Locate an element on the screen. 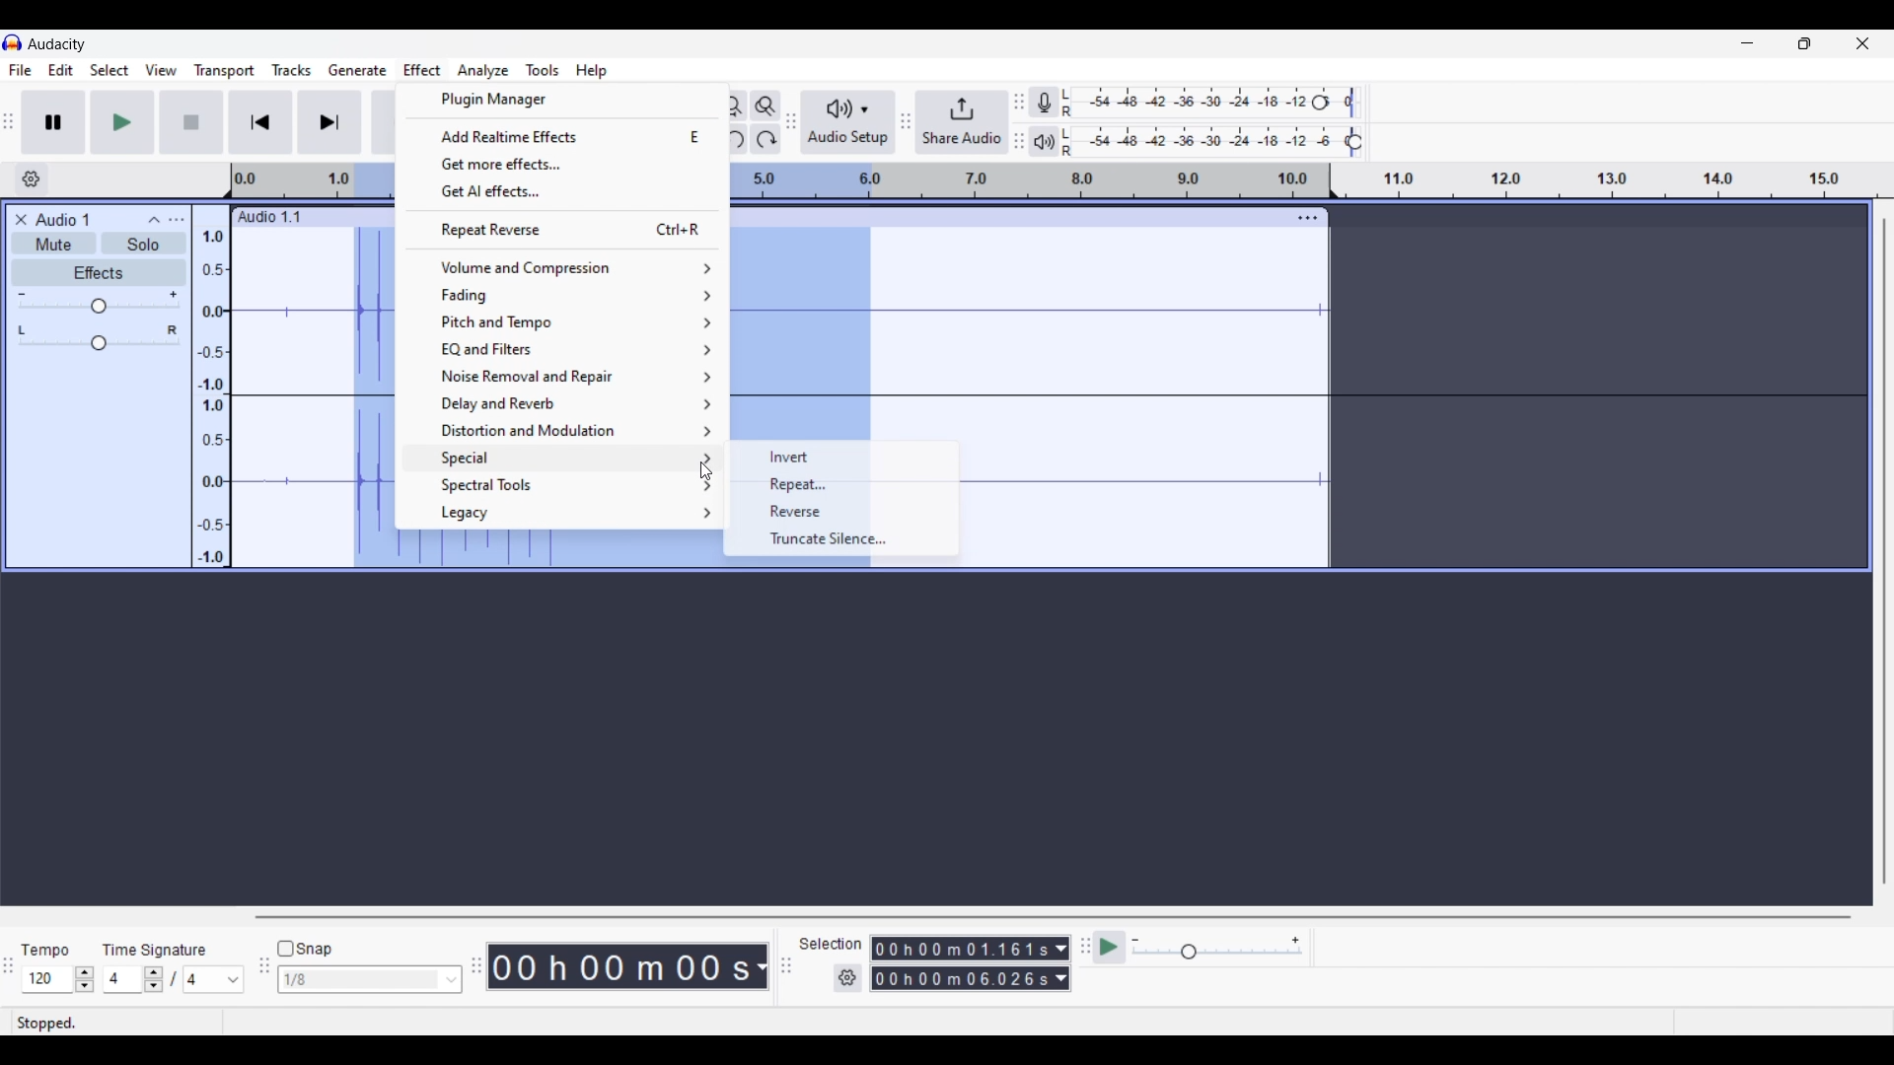 This screenshot has height=1065, width=1894. Transport menu is located at coordinates (225, 70).